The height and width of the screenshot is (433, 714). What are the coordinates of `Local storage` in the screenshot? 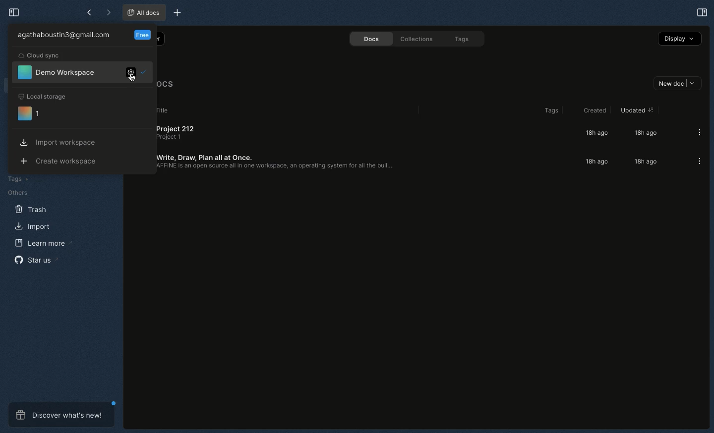 It's located at (43, 96).